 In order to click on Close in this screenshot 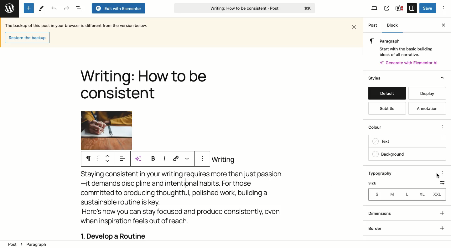, I will do `click(355, 26)`.